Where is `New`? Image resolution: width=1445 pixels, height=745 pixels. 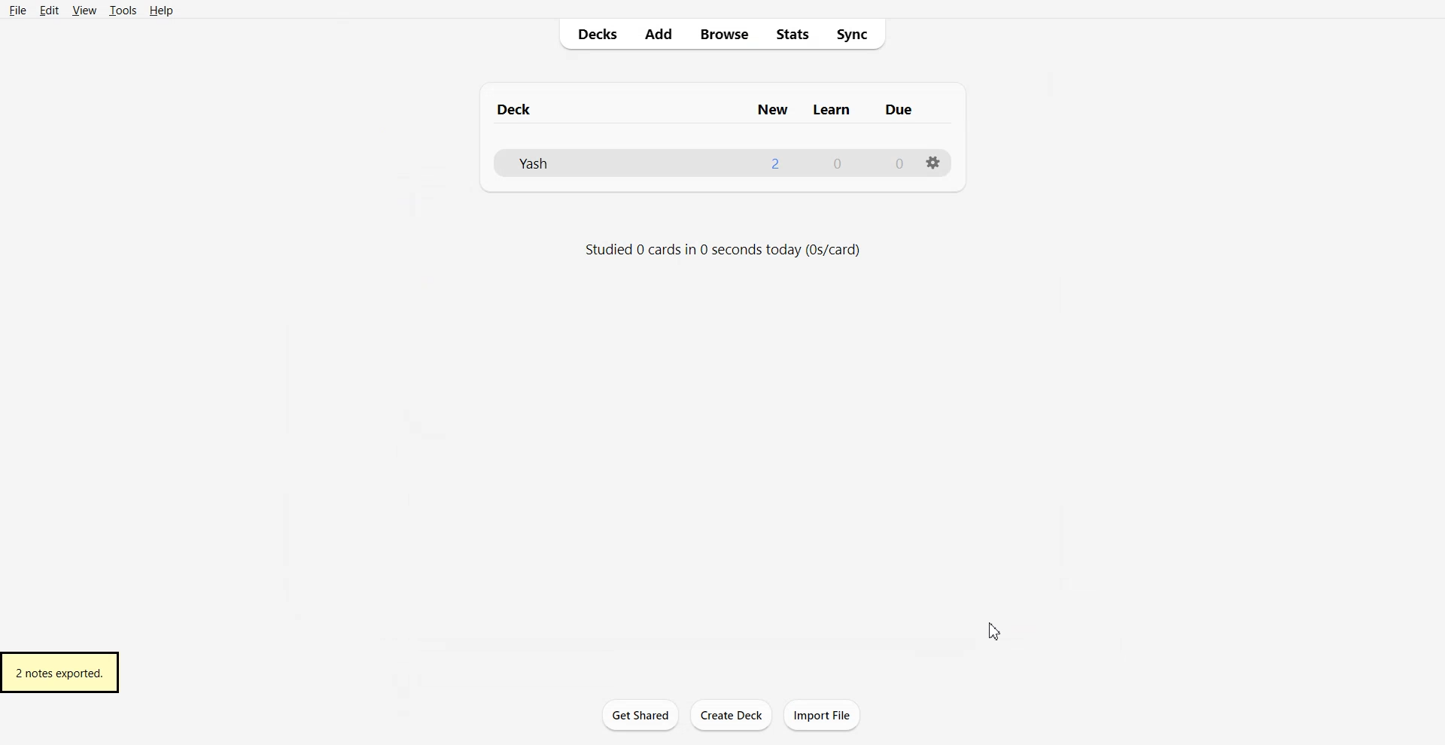
New is located at coordinates (775, 110).